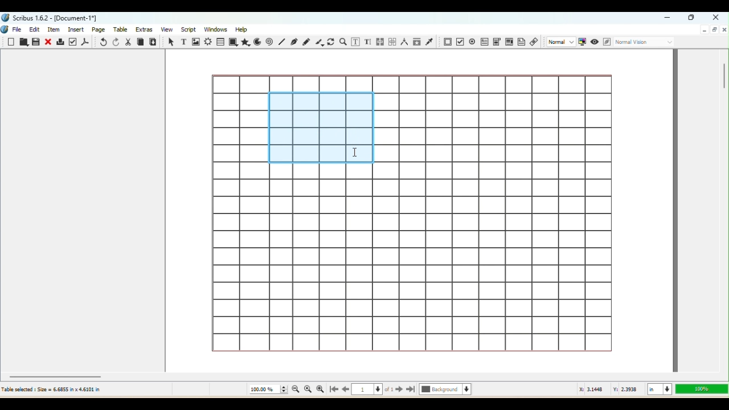 The height and width of the screenshot is (410, 729). What do you see at coordinates (496, 40) in the screenshot?
I see `PDF combo box` at bounding box center [496, 40].